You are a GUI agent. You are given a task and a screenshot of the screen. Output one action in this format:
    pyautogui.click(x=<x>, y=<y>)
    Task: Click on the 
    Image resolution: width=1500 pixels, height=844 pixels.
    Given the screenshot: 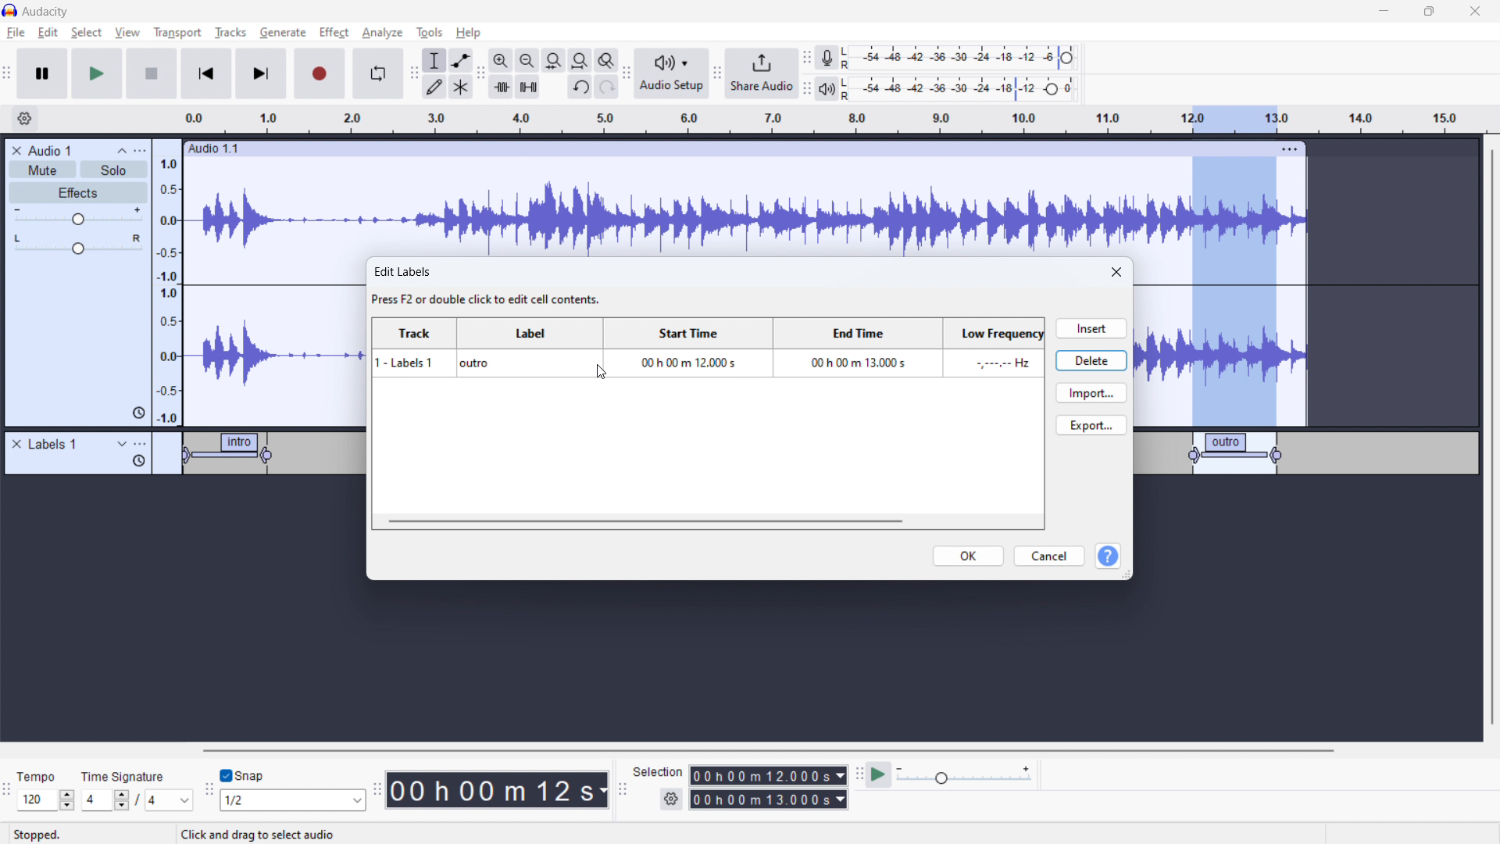 What is the action you would take?
    pyautogui.click(x=848, y=88)
    